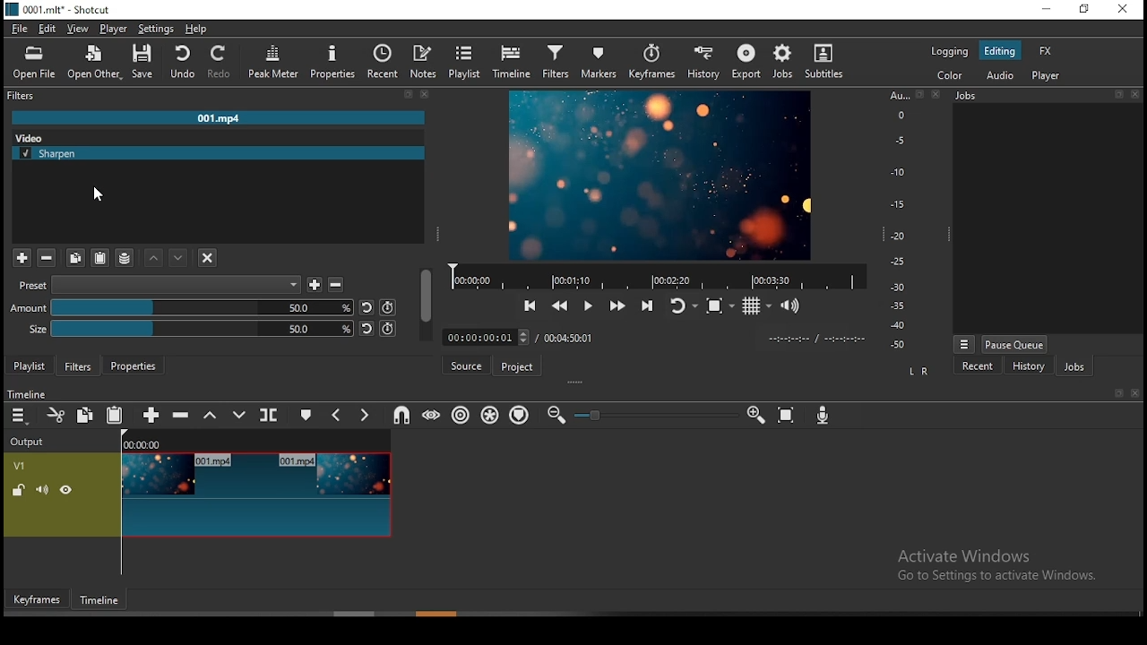 The image size is (1147, 645). Describe the element at coordinates (823, 415) in the screenshot. I see `record audio` at that location.